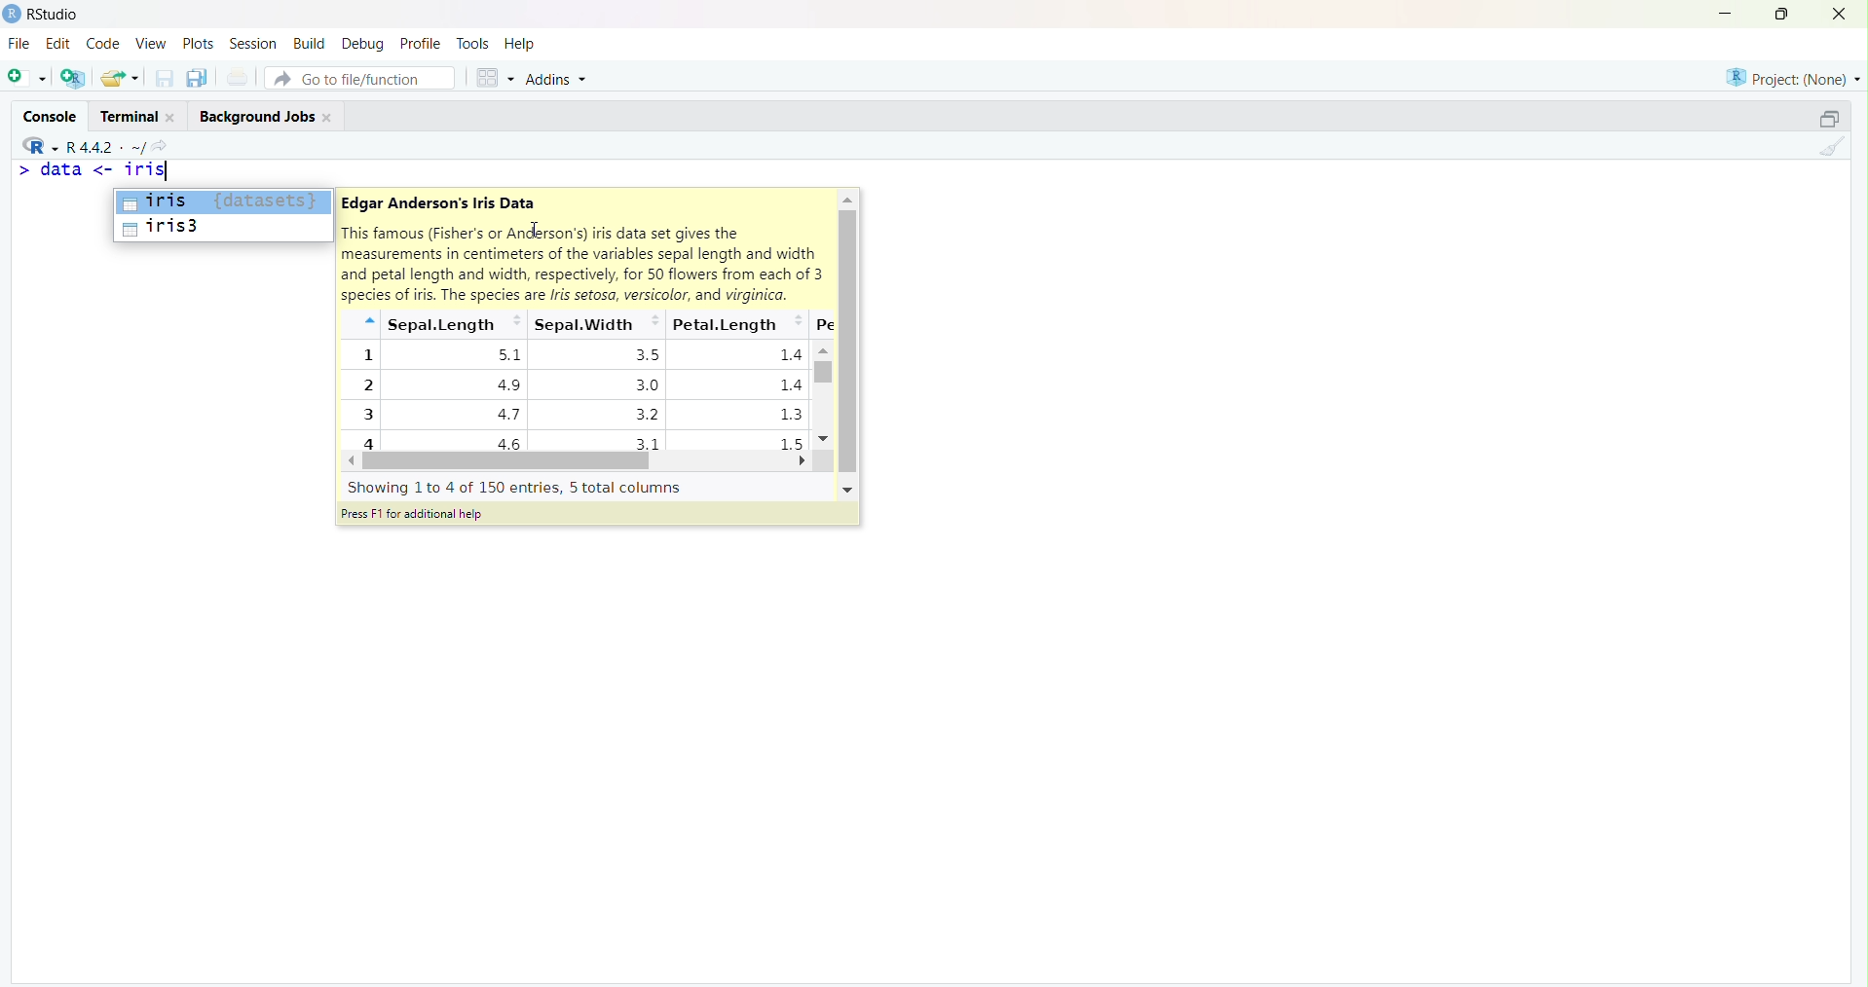 Image resolution: width=1868 pixels, height=987 pixels. I want to click on RStudio logo, so click(36, 144).